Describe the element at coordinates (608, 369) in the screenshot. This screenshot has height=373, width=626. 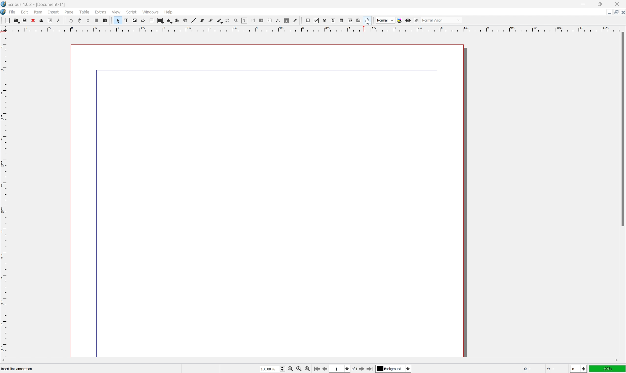
I see `100%` at that location.